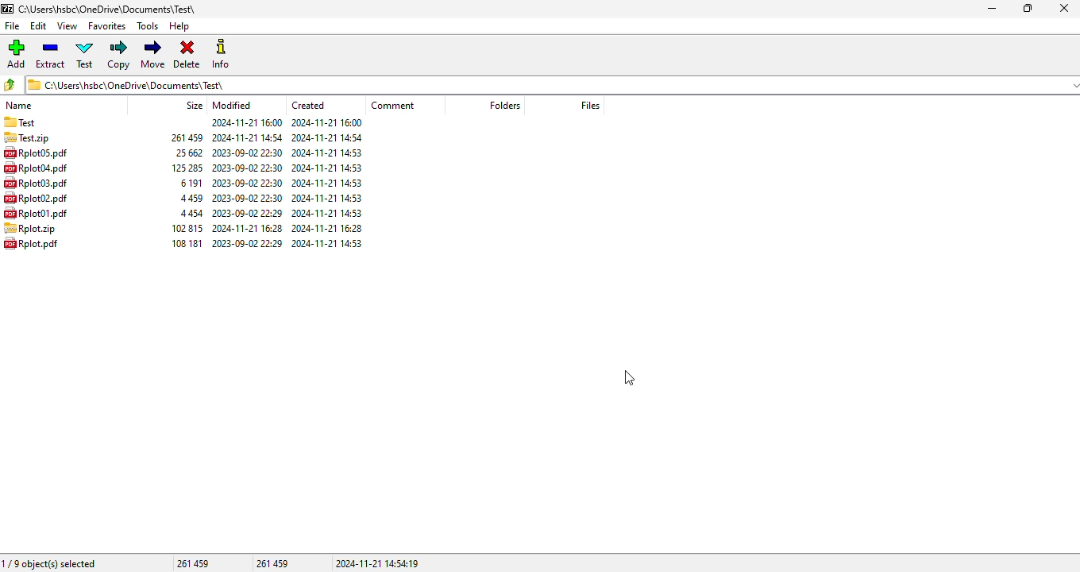 Image resolution: width=1080 pixels, height=572 pixels. I want to click on archive copied to another folder, so click(27, 137).